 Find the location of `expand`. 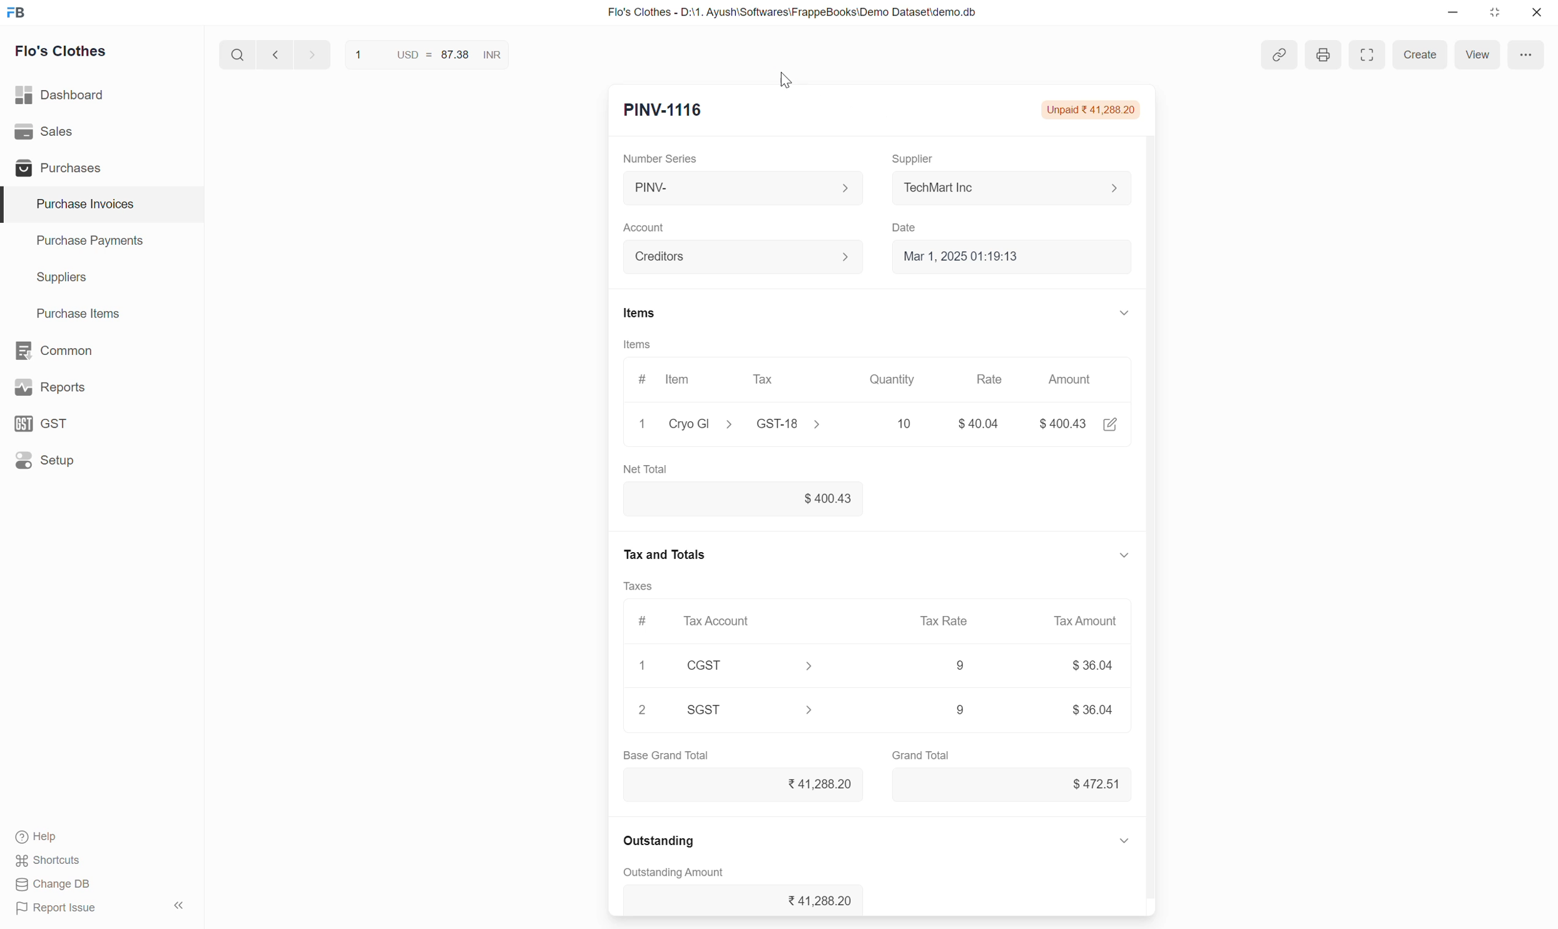

expand is located at coordinates (1123, 557).